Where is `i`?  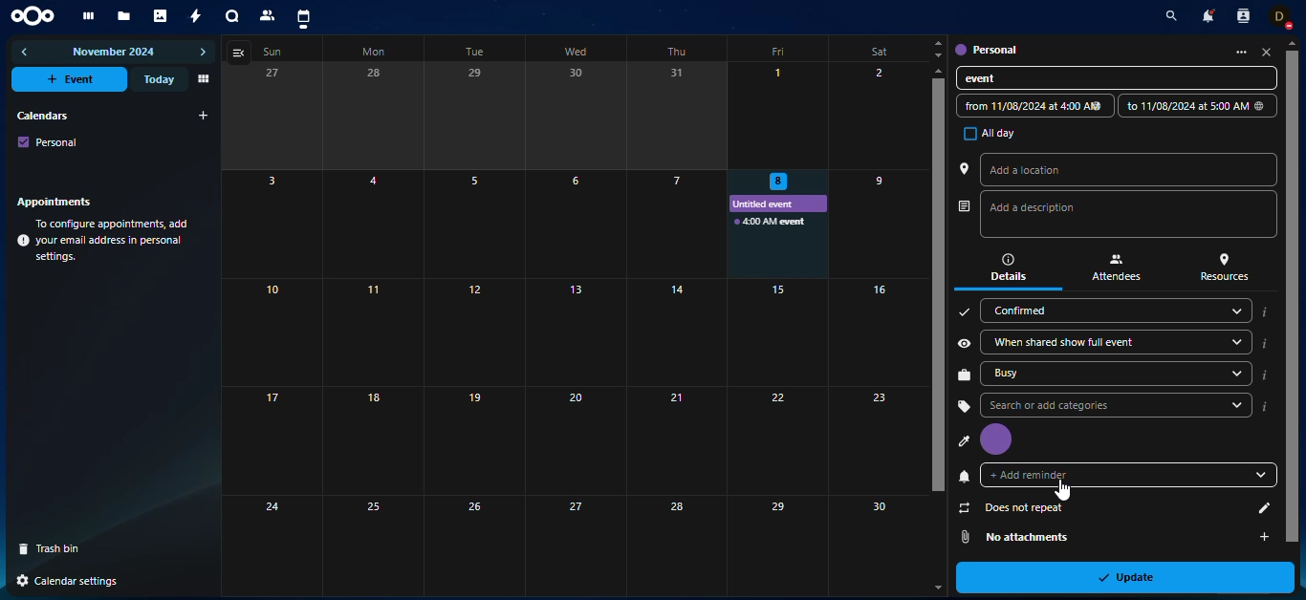 i is located at coordinates (1263, 311).